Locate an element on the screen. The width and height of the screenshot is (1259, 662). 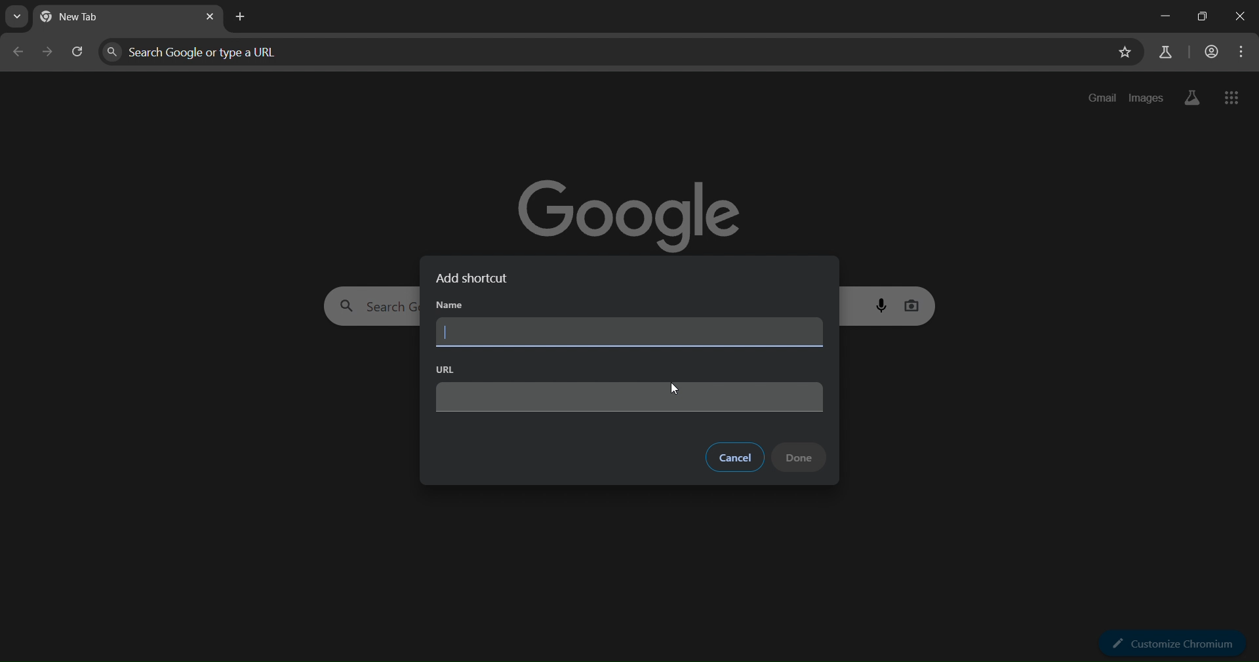
new tab is located at coordinates (243, 16).